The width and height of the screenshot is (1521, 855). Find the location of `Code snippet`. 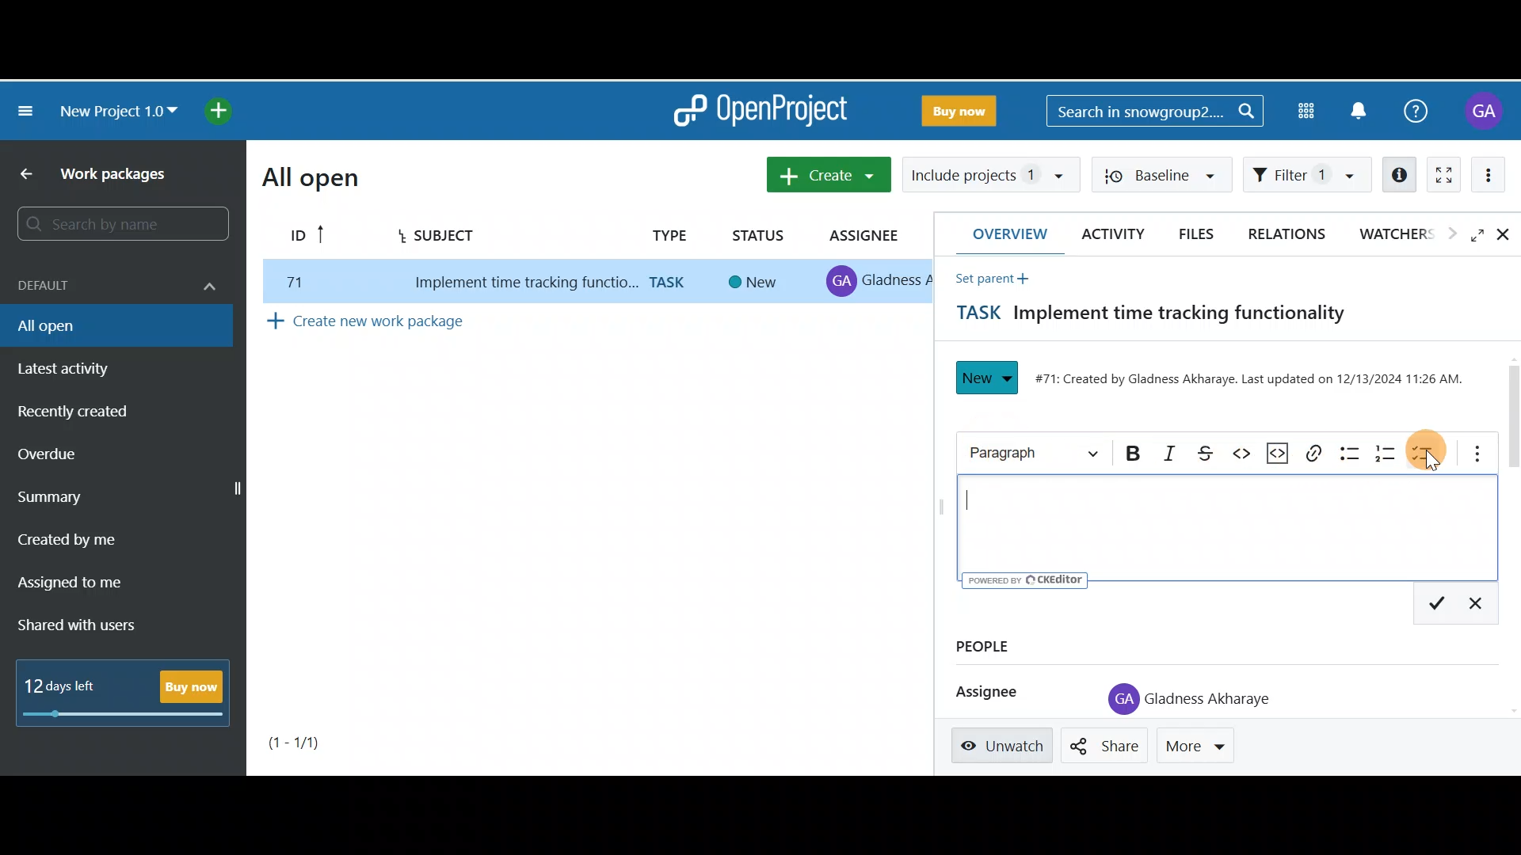

Code snippet is located at coordinates (1282, 451).